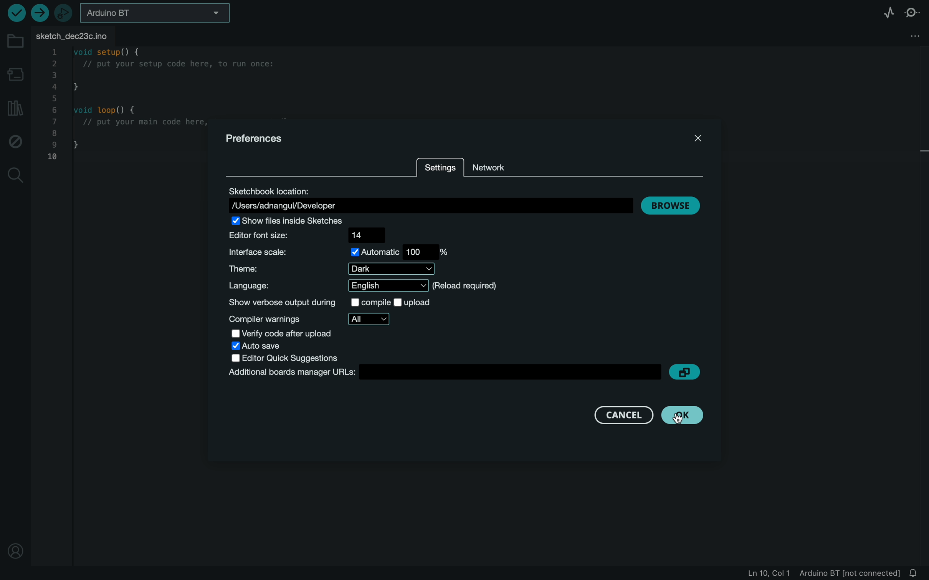 The height and width of the screenshot is (580, 929). What do you see at coordinates (332, 269) in the screenshot?
I see `theme` at bounding box center [332, 269].